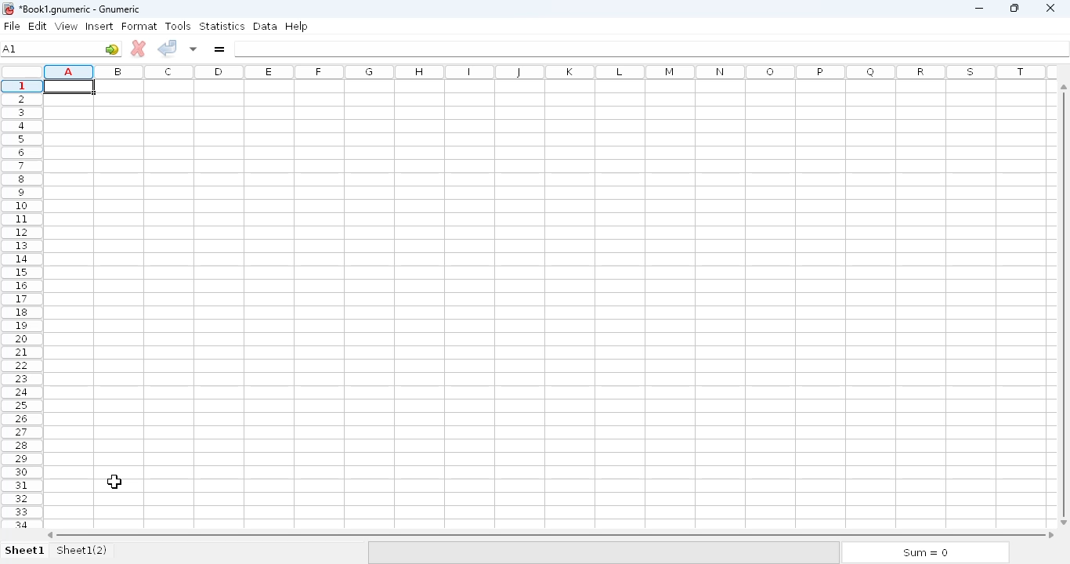 The height and width of the screenshot is (564, 1070). I want to click on horizontal scroll bar, so click(551, 534).